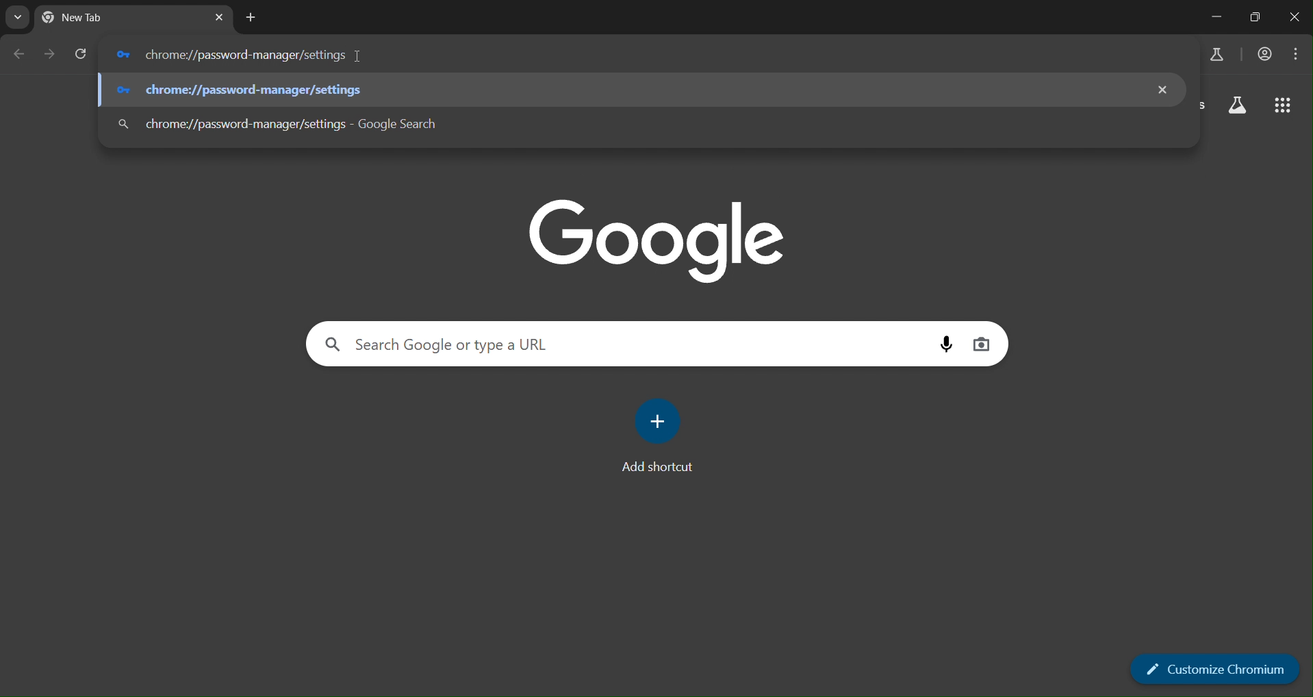 The image size is (1313, 697). I want to click on remove, so click(1166, 90).